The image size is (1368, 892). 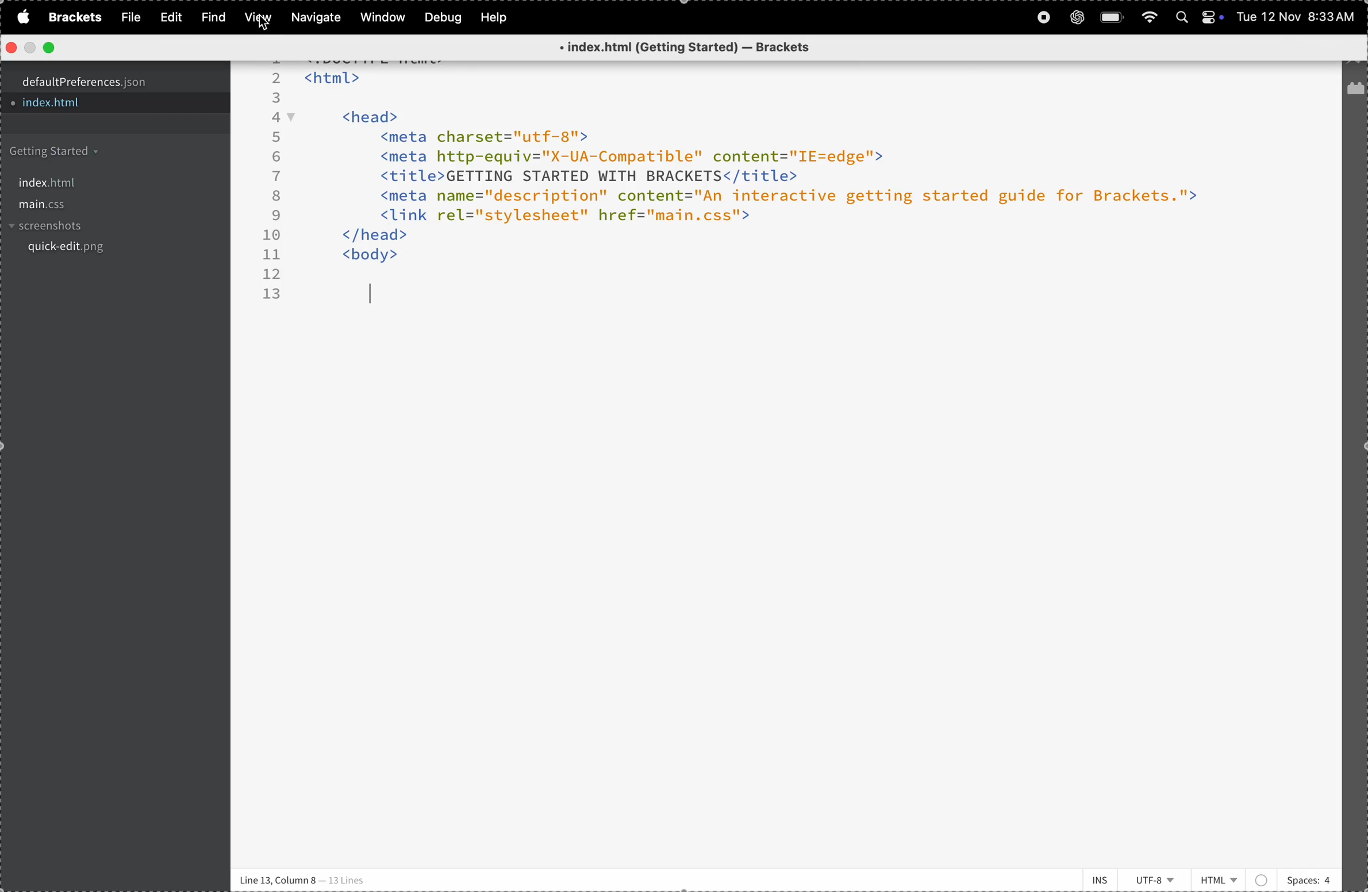 I want to click on Text cursor, so click(x=372, y=295).